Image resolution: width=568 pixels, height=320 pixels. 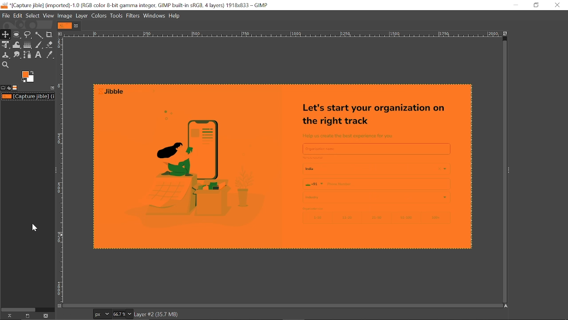 I want to click on Restore down, so click(x=536, y=5).